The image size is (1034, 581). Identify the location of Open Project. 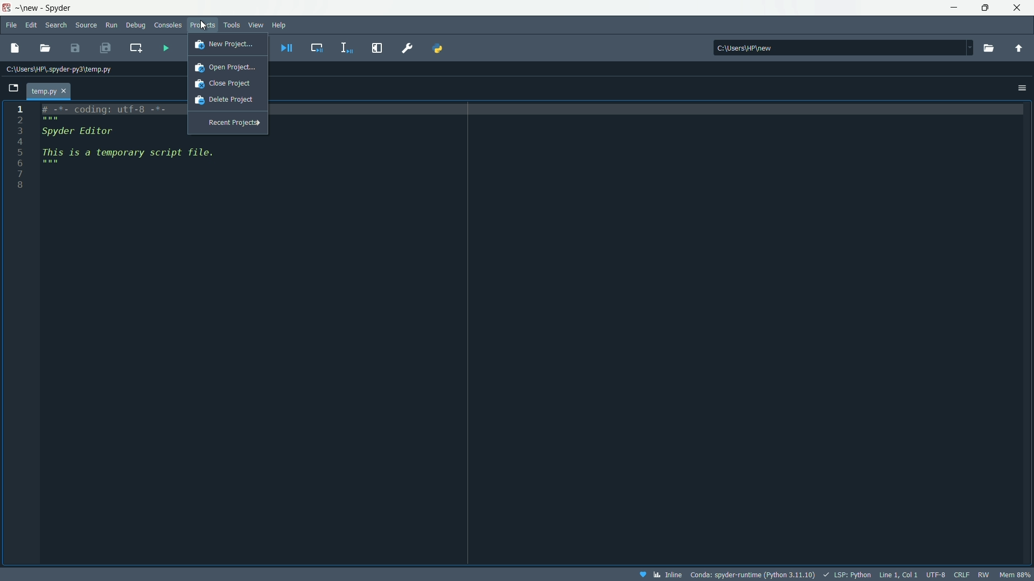
(223, 68).